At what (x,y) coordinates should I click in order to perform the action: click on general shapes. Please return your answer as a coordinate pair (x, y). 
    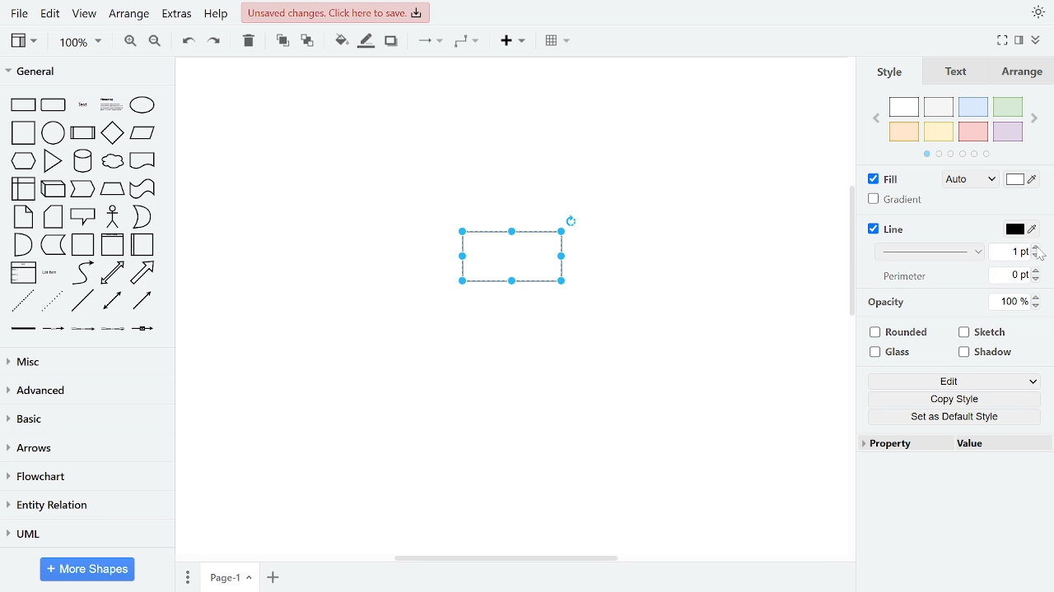
    Looking at the image, I should click on (83, 245).